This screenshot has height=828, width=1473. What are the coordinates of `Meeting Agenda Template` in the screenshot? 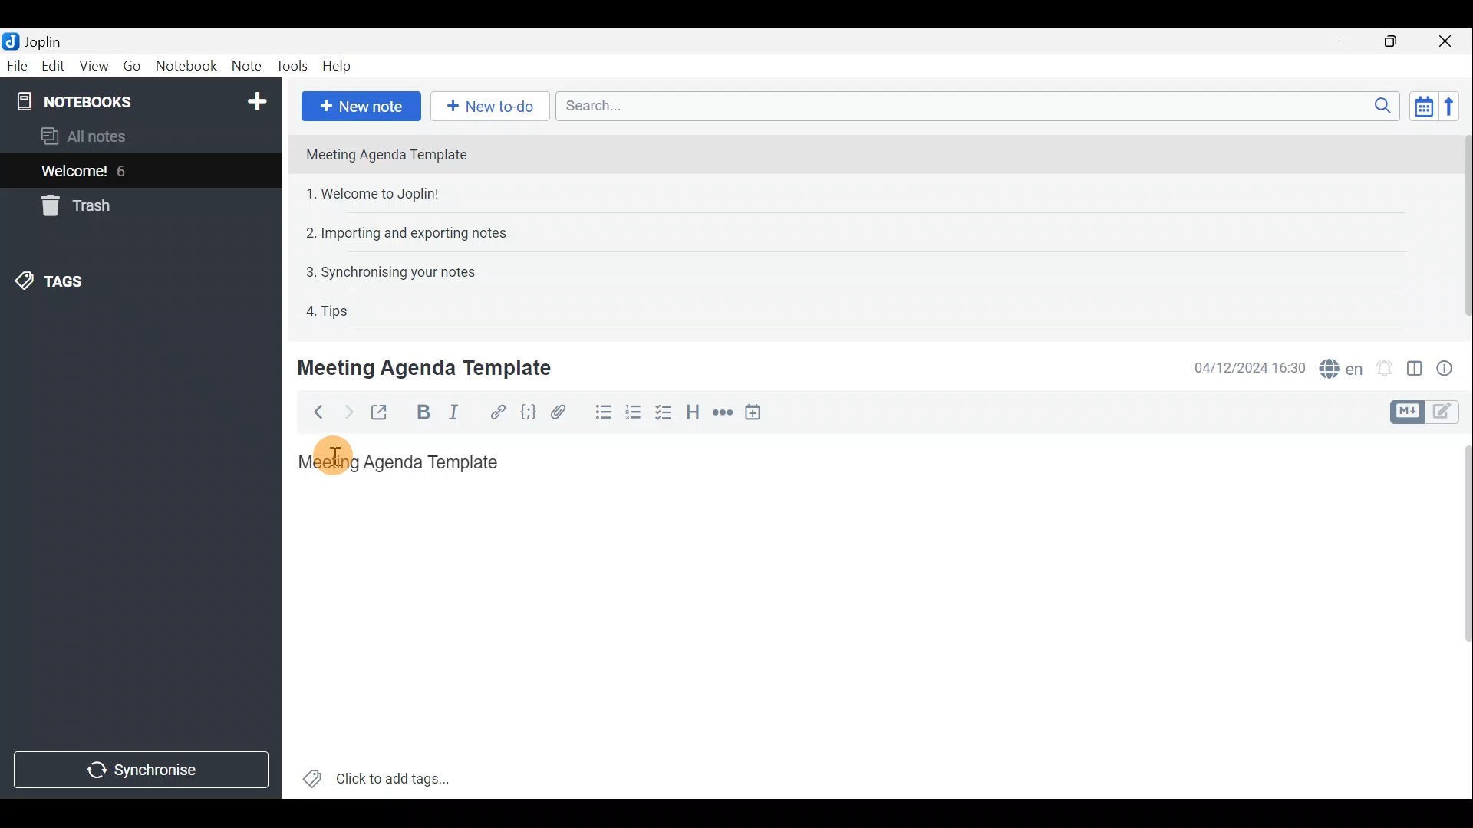 It's located at (388, 154).